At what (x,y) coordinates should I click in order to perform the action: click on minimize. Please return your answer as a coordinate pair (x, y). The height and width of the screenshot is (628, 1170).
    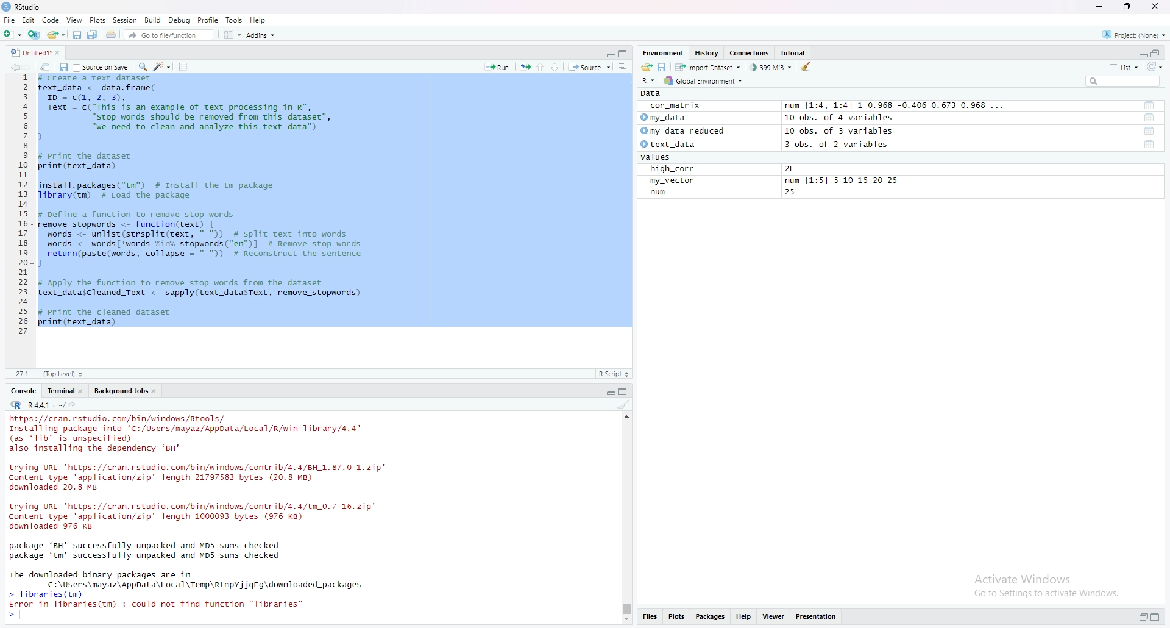
    Looking at the image, I should click on (1099, 6).